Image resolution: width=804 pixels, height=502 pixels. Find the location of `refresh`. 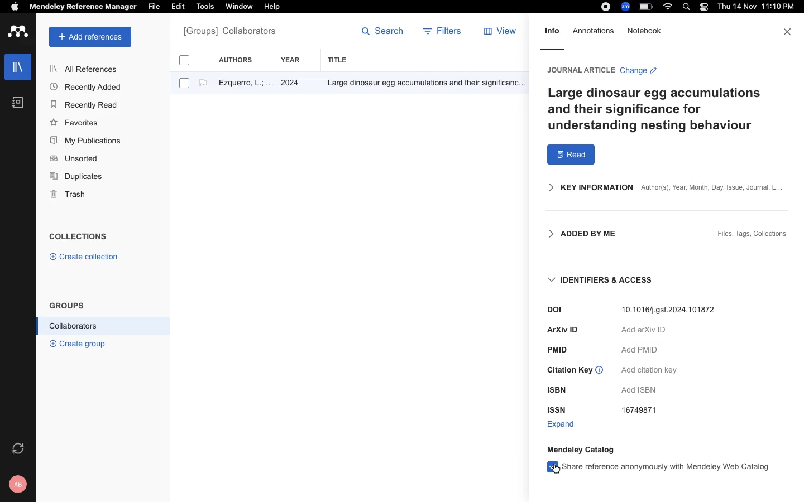

refresh is located at coordinates (20, 448).